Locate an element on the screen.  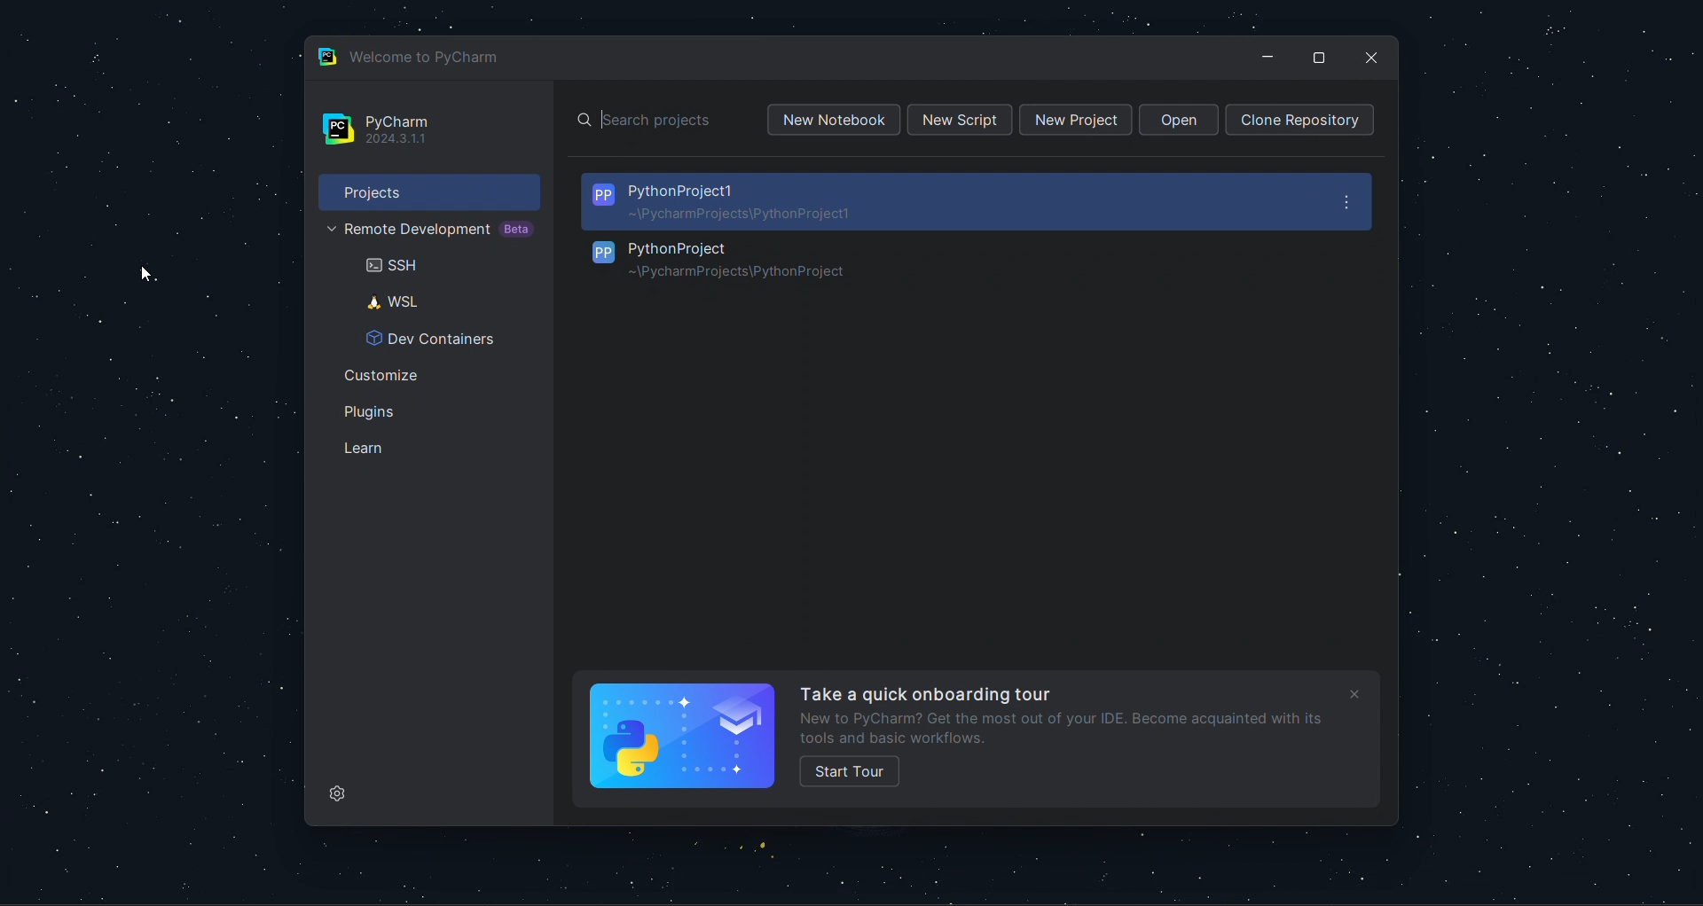
Dev Containers is located at coordinates (435, 340).